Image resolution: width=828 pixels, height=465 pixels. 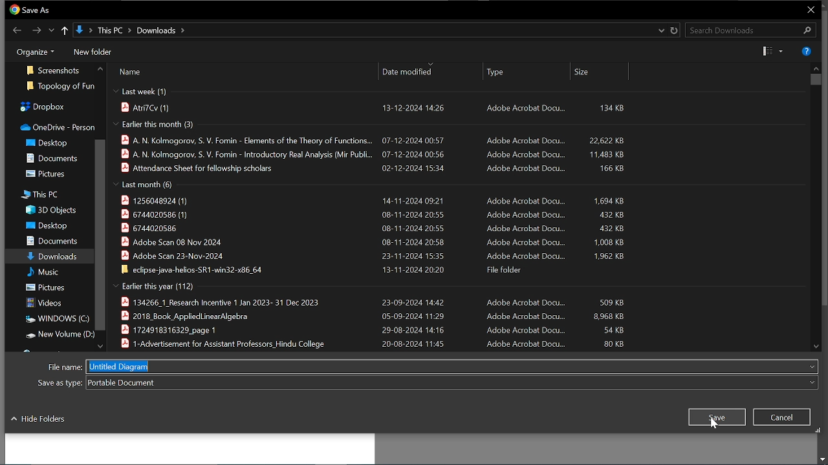 I want to click on Move down folders, so click(x=100, y=347).